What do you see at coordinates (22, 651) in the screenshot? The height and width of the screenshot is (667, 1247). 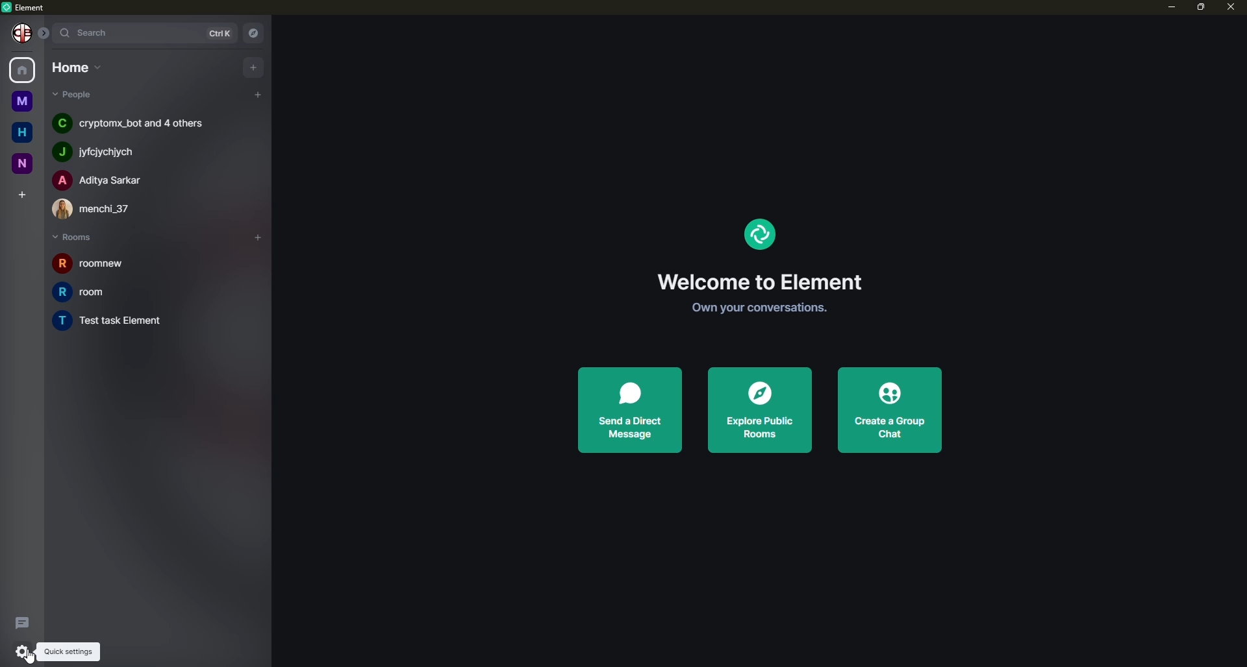 I see `quick settings` at bounding box center [22, 651].